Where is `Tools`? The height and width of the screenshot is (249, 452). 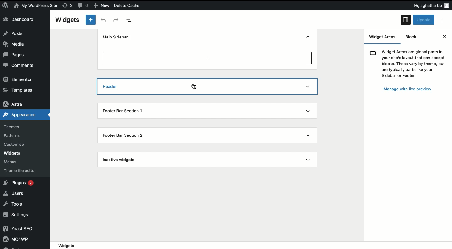 Tools is located at coordinates (16, 204).